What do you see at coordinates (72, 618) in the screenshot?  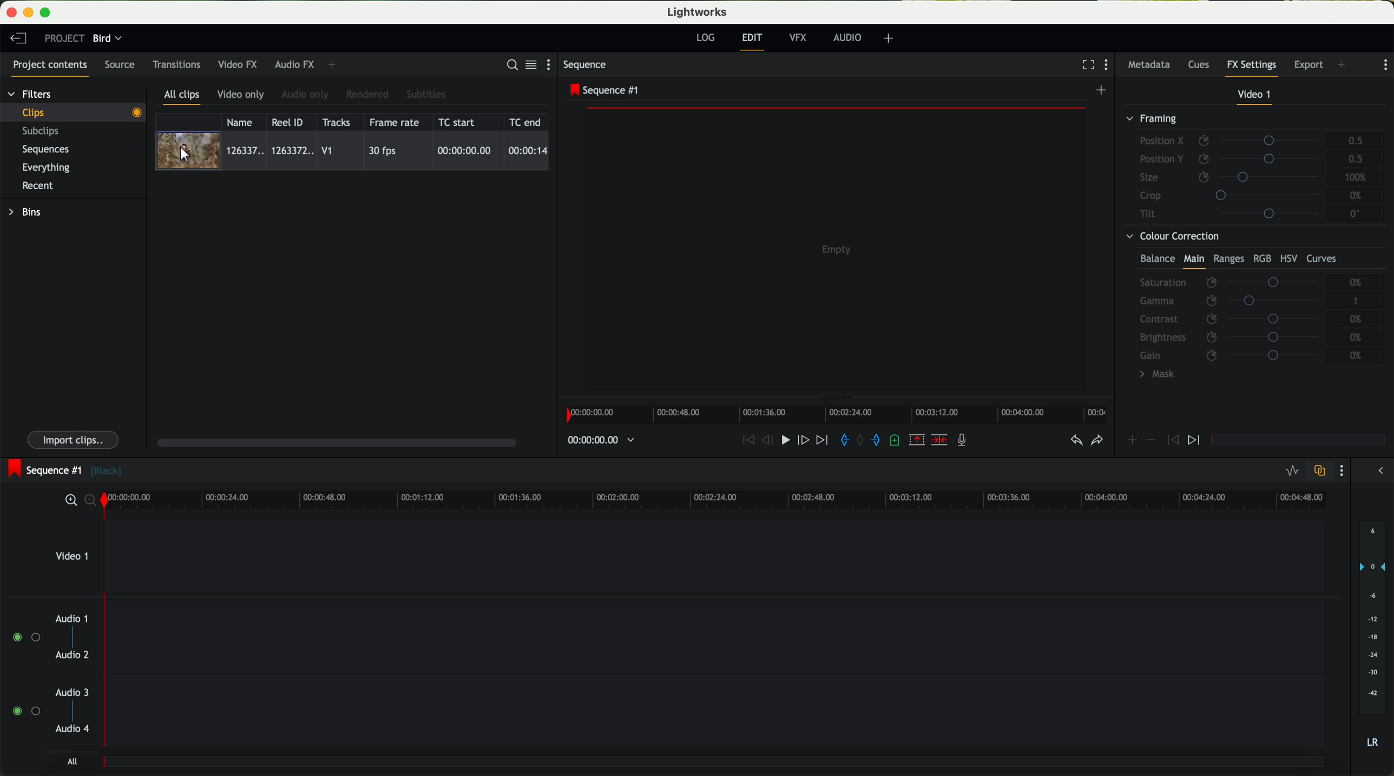 I see `audio 1` at bounding box center [72, 618].